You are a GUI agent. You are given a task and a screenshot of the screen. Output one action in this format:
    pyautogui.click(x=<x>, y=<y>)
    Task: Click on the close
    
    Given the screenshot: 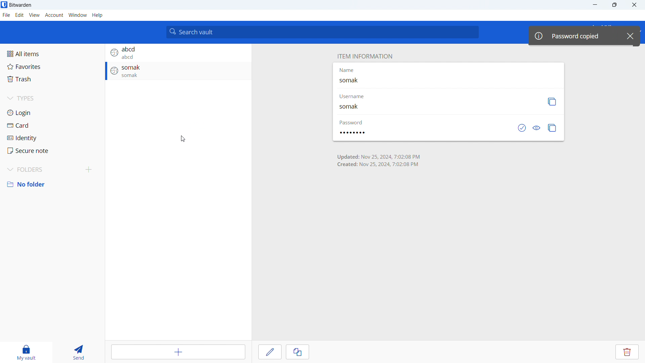 What is the action you would take?
    pyautogui.click(x=635, y=5)
    